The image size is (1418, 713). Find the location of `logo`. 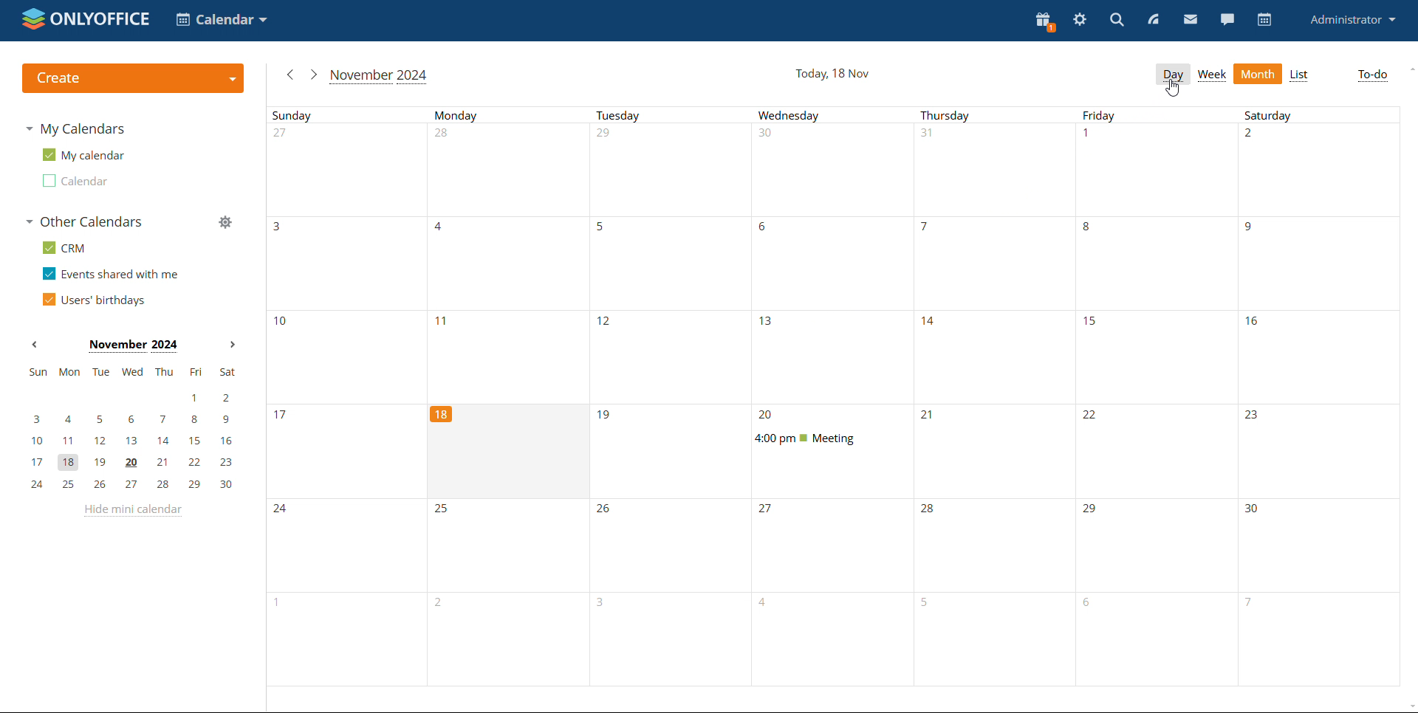

logo is located at coordinates (87, 19).